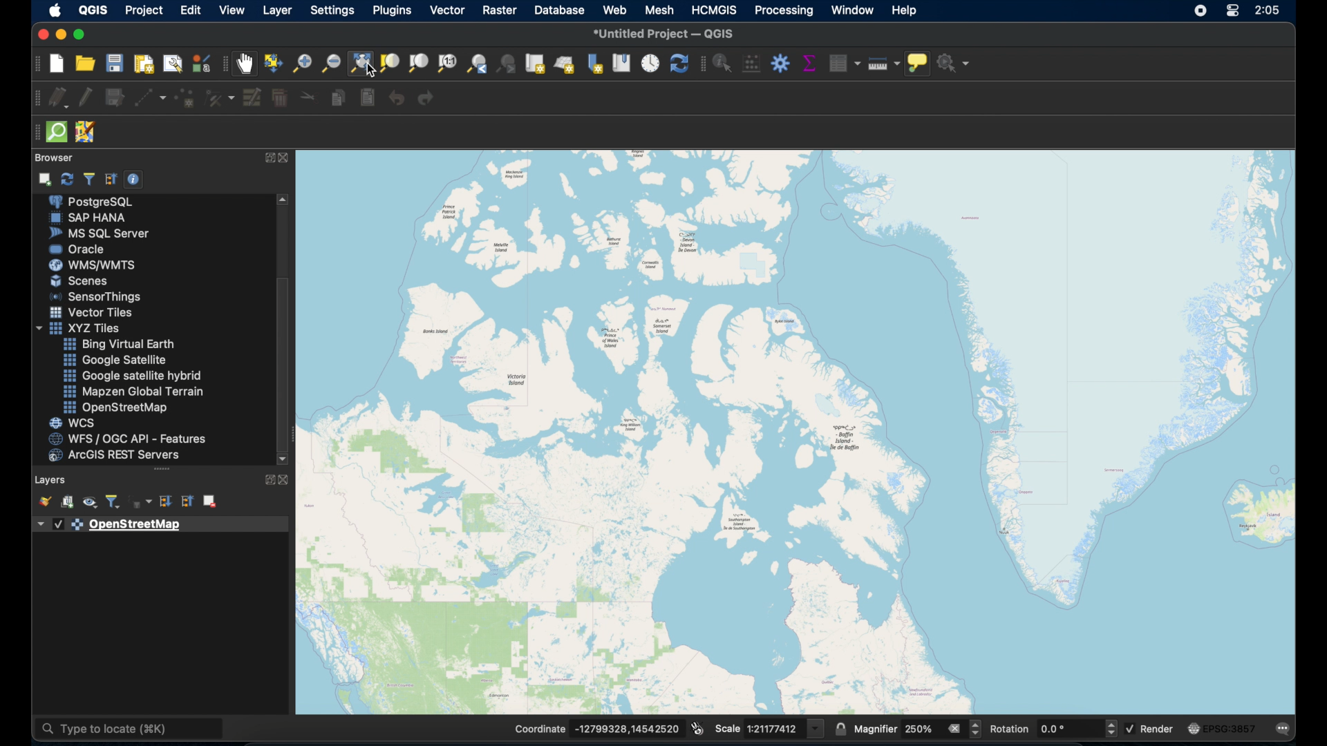 Image resolution: width=1327 pixels, height=746 pixels. Describe the element at coordinates (265, 480) in the screenshot. I see `expand` at that location.